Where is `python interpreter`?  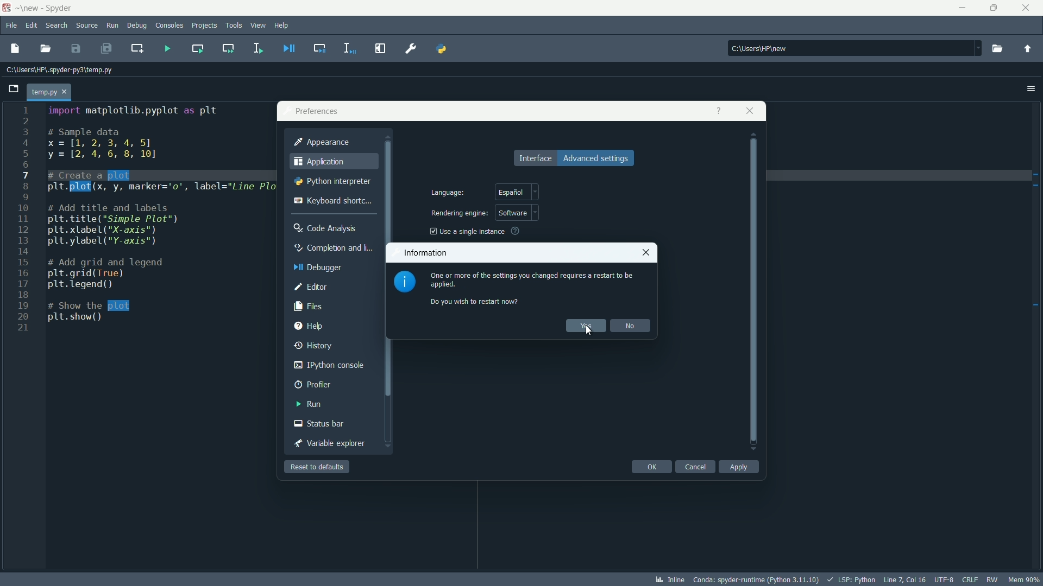 python interpreter is located at coordinates (331, 181).